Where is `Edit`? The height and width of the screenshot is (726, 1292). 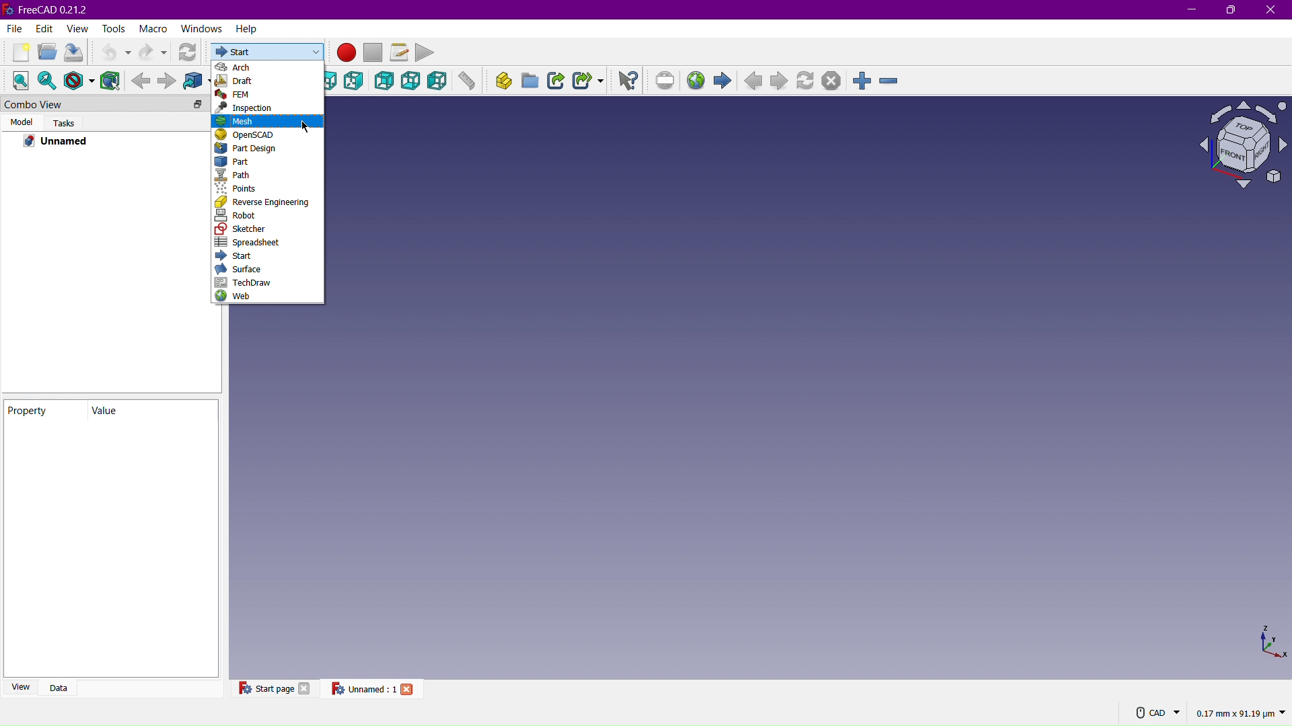 Edit is located at coordinates (42, 28).